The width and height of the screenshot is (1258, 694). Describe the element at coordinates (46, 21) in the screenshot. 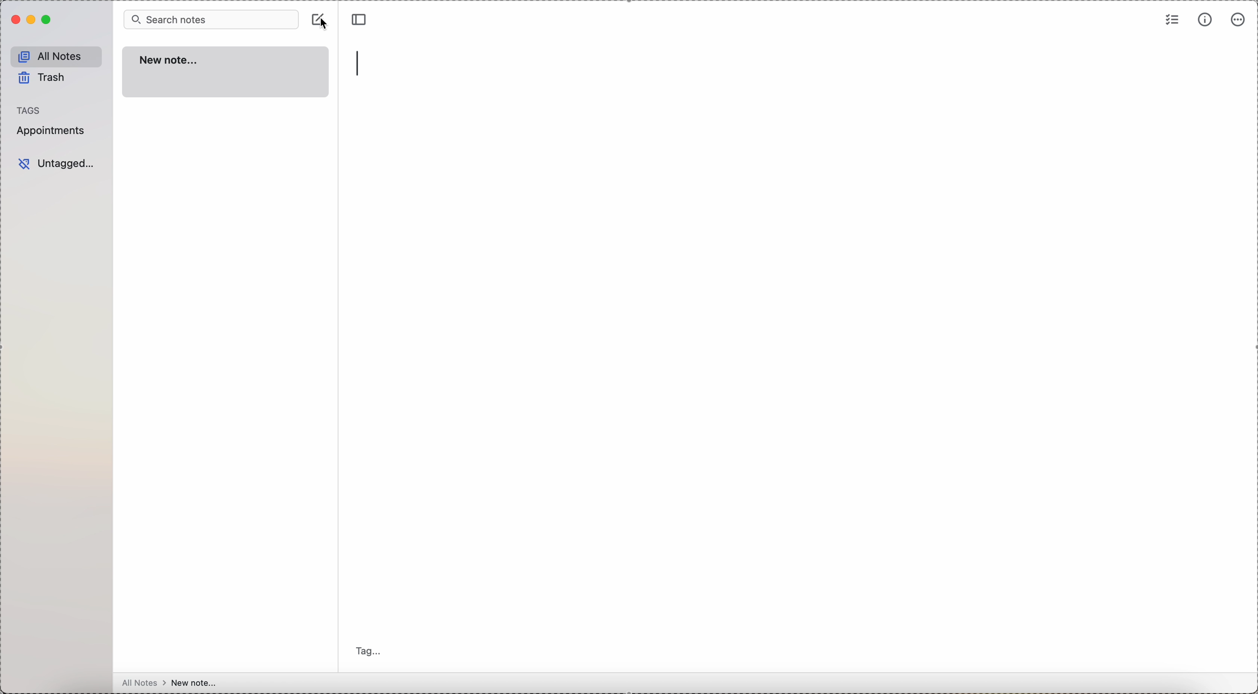

I see `maximize` at that location.